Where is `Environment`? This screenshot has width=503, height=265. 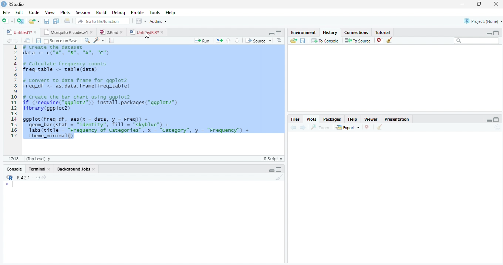 Environment is located at coordinates (303, 32).